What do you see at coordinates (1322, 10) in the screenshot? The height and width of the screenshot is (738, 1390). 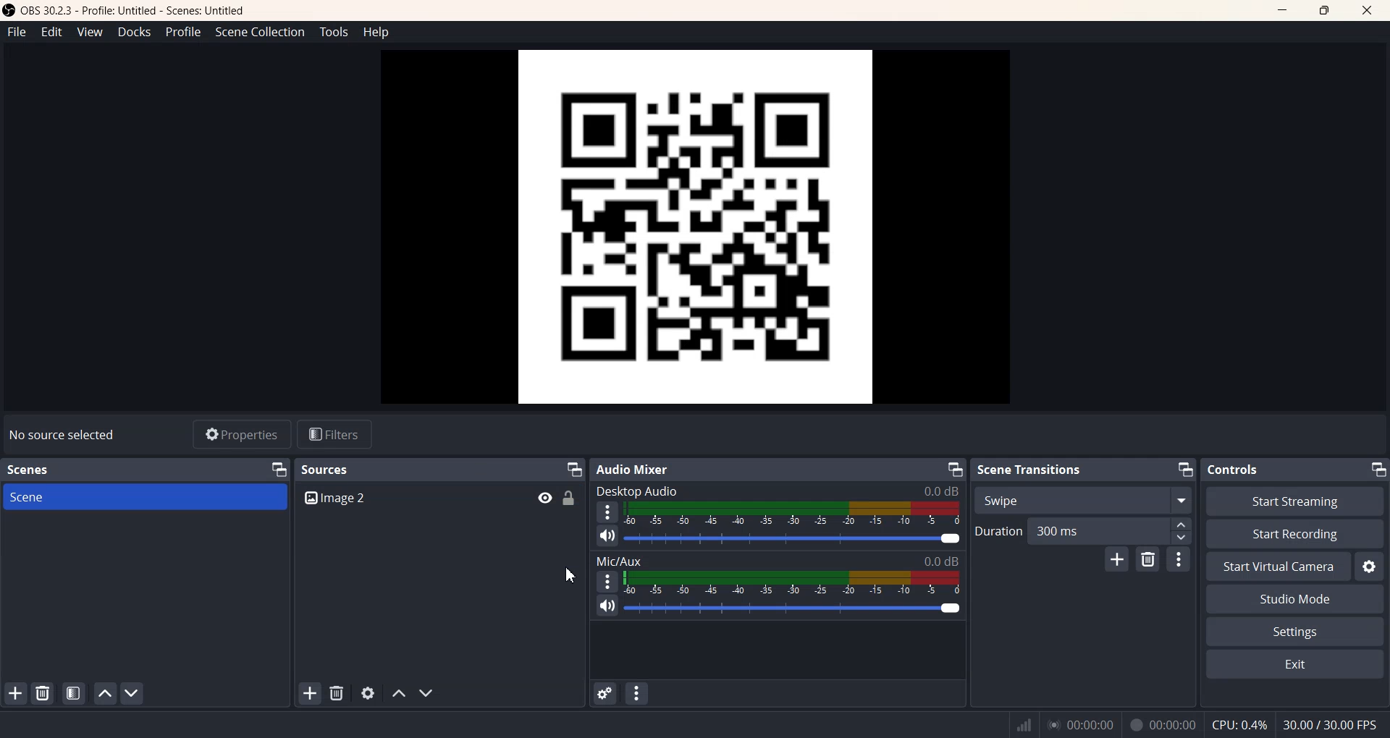 I see `Restore down` at bounding box center [1322, 10].